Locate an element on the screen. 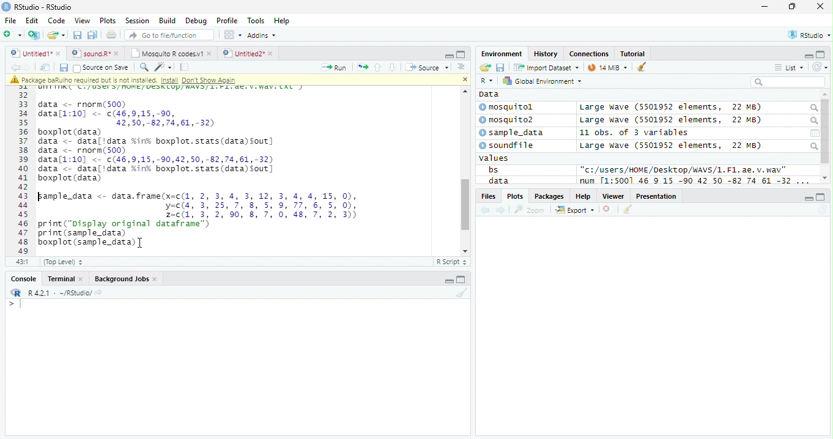  Create a project is located at coordinates (35, 35).